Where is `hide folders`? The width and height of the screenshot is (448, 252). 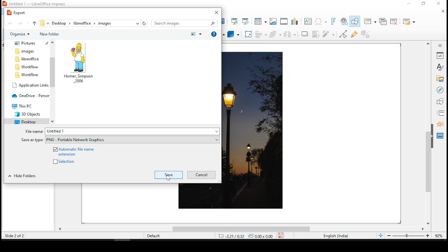 hide folders is located at coordinates (22, 176).